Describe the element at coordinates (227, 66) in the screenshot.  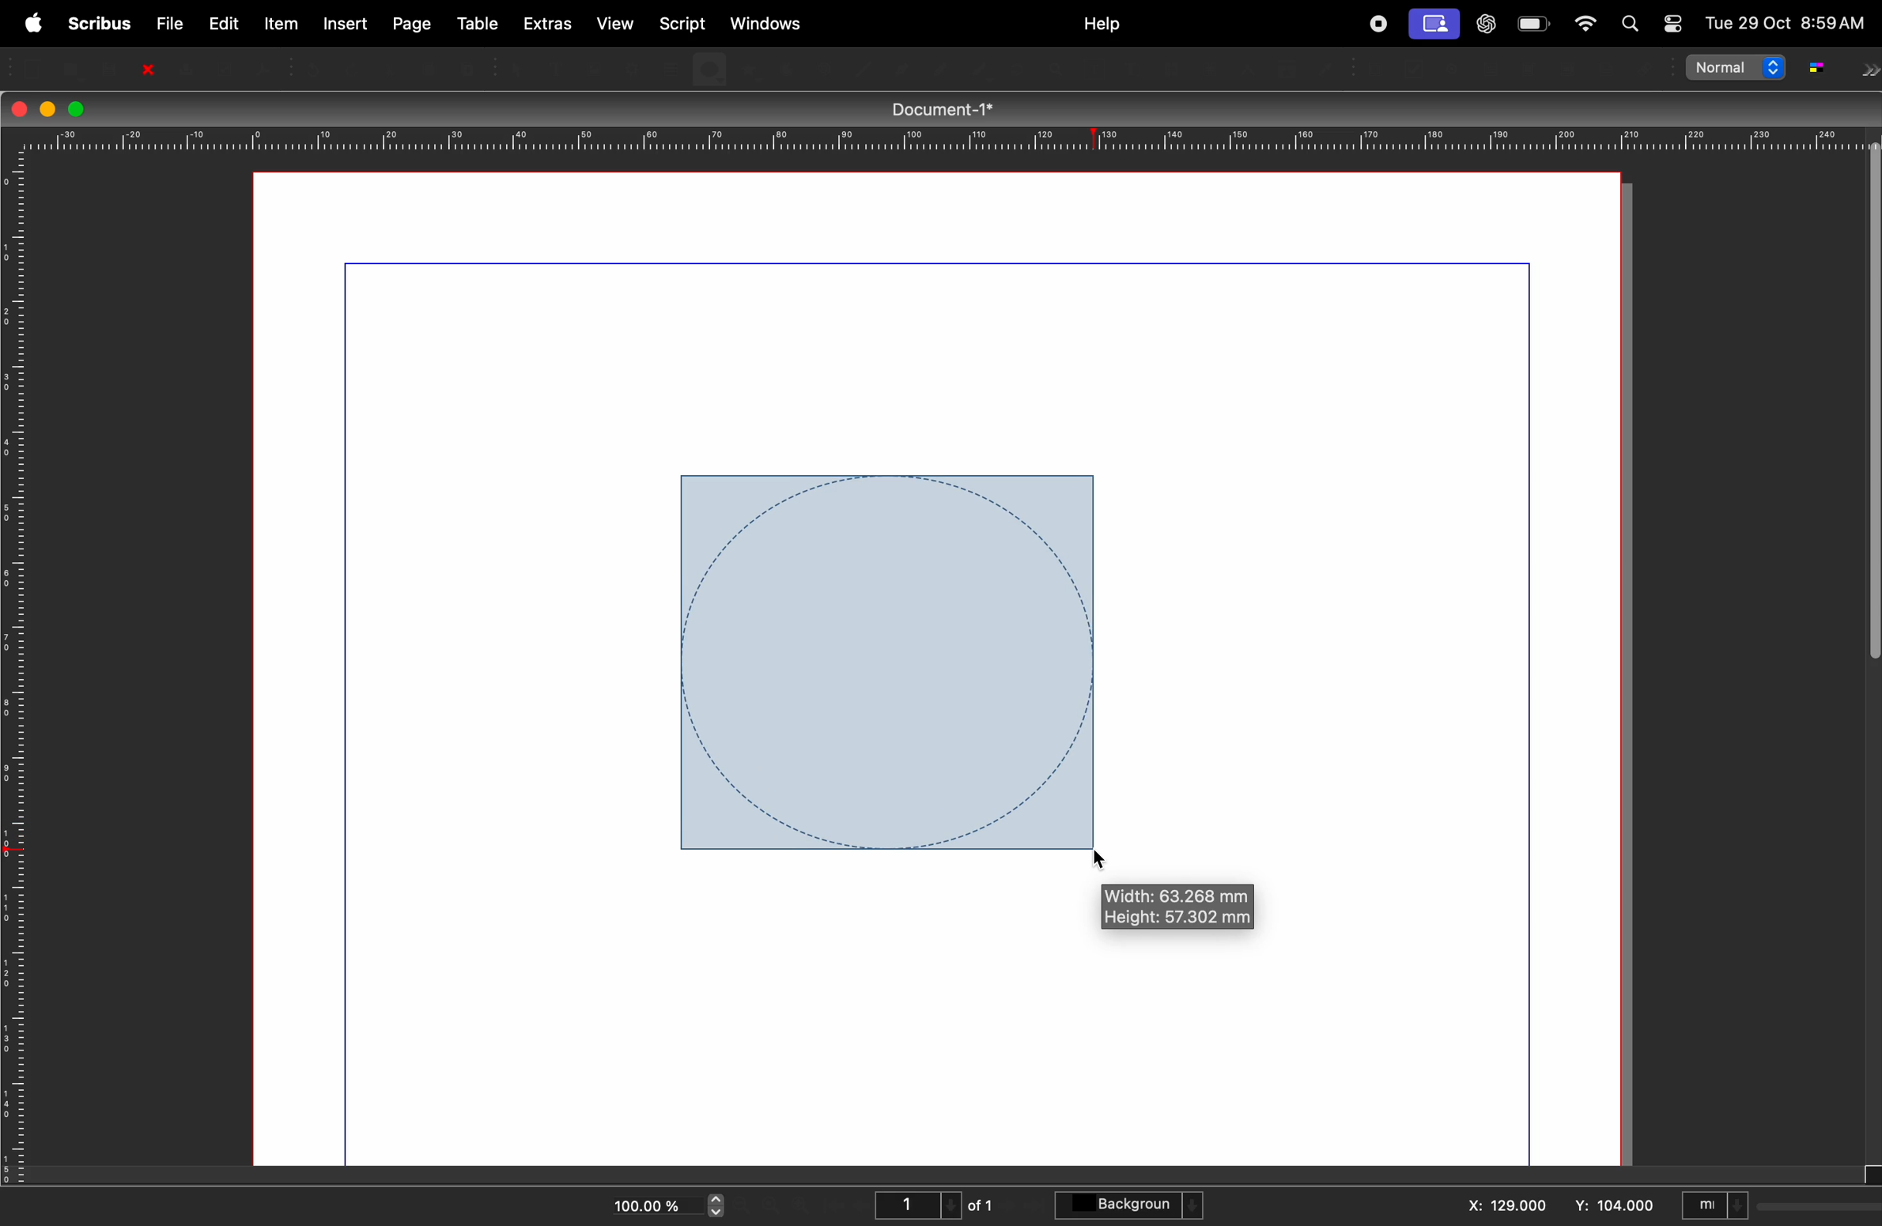
I see `Preflight verifier` at that location.